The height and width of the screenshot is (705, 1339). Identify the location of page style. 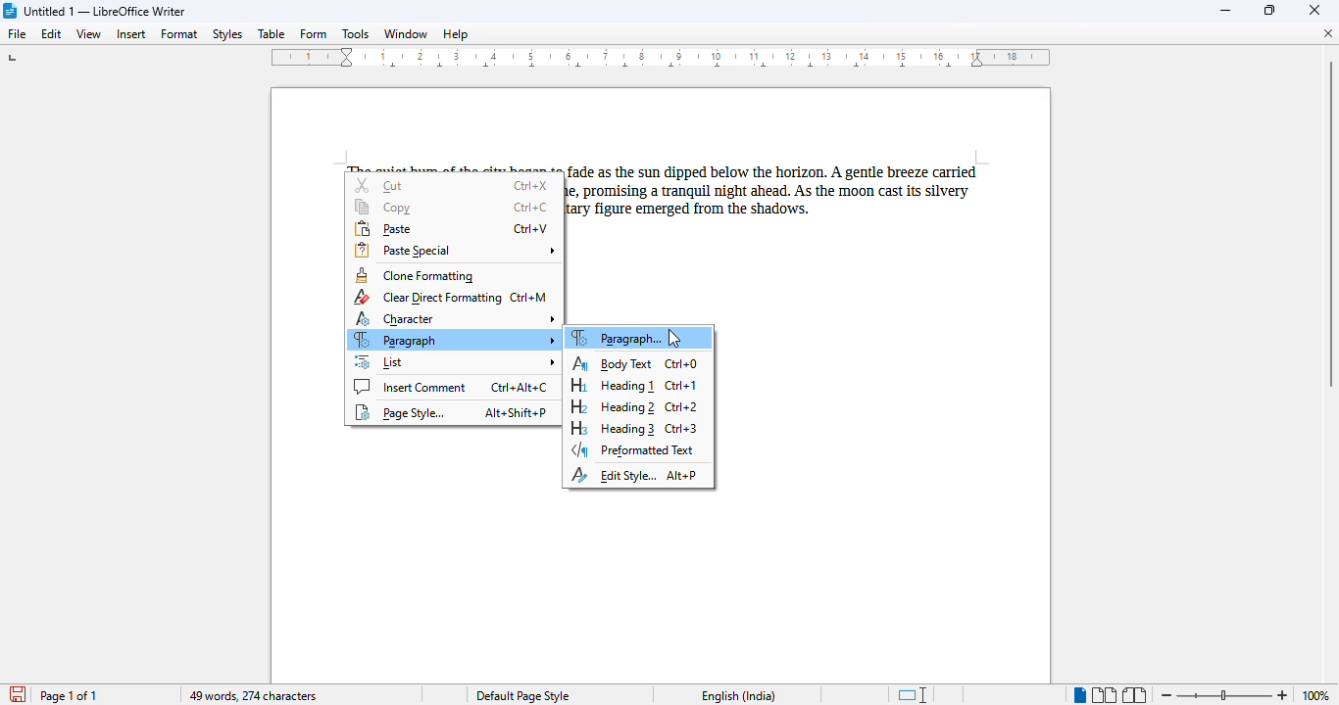
(452, 412).